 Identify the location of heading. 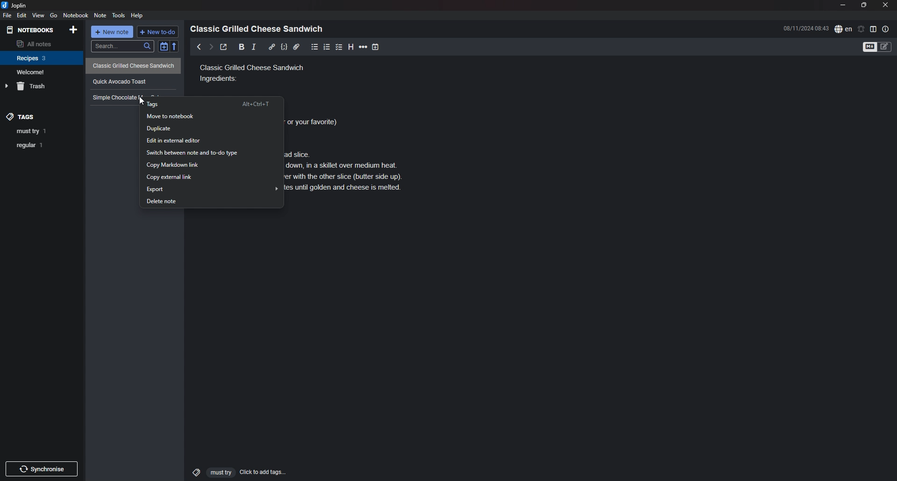
(351, 47).